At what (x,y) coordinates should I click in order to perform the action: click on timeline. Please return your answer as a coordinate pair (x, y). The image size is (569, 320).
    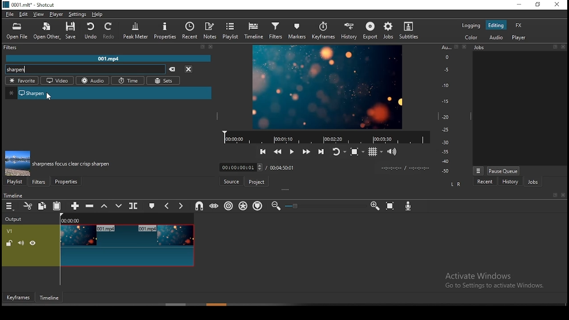
    Looking at the image, I should click on (14, 194).